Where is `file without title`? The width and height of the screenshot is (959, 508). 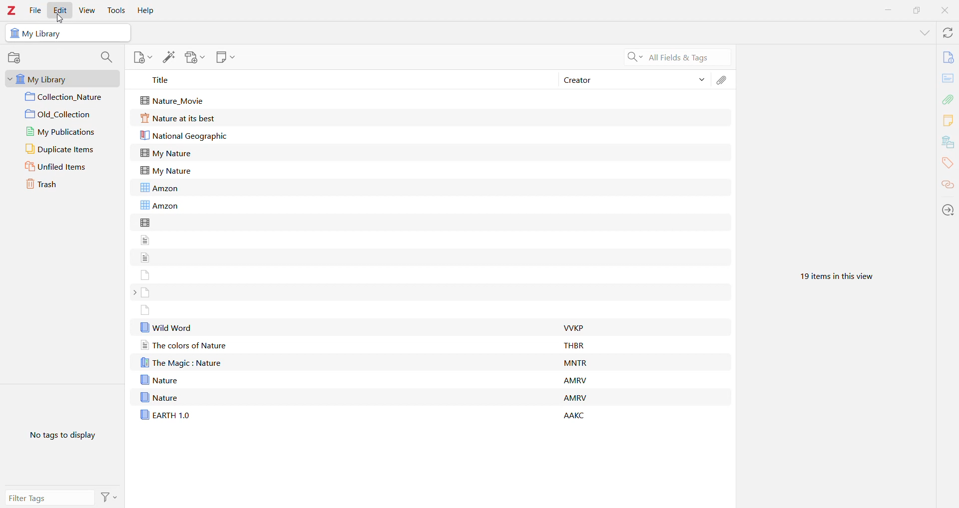
file without title is located at coordinates (145, 256).